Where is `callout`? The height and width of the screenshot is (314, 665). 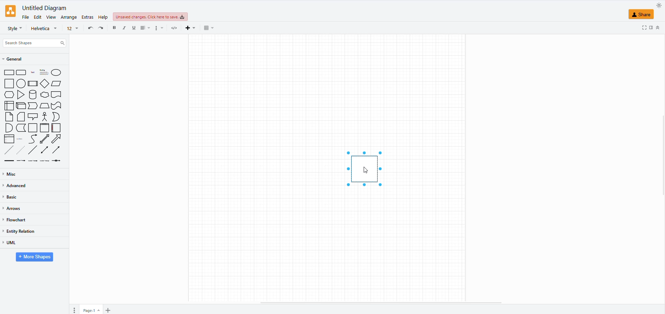 callout is located at coordinates (33, 117).